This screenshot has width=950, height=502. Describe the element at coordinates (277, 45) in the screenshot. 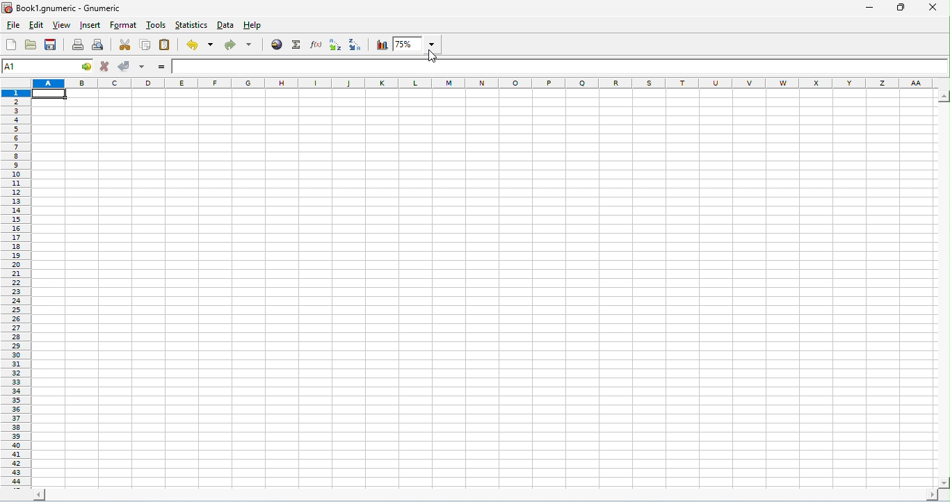

I see `insert hyperlink` at that location.